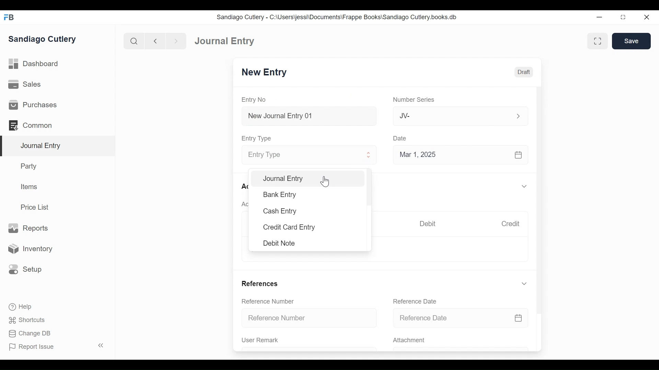  What do you see at coordinates (100, 345) in the screenshot?
I see `collapse sidebar` at bounding box center [100, 345].